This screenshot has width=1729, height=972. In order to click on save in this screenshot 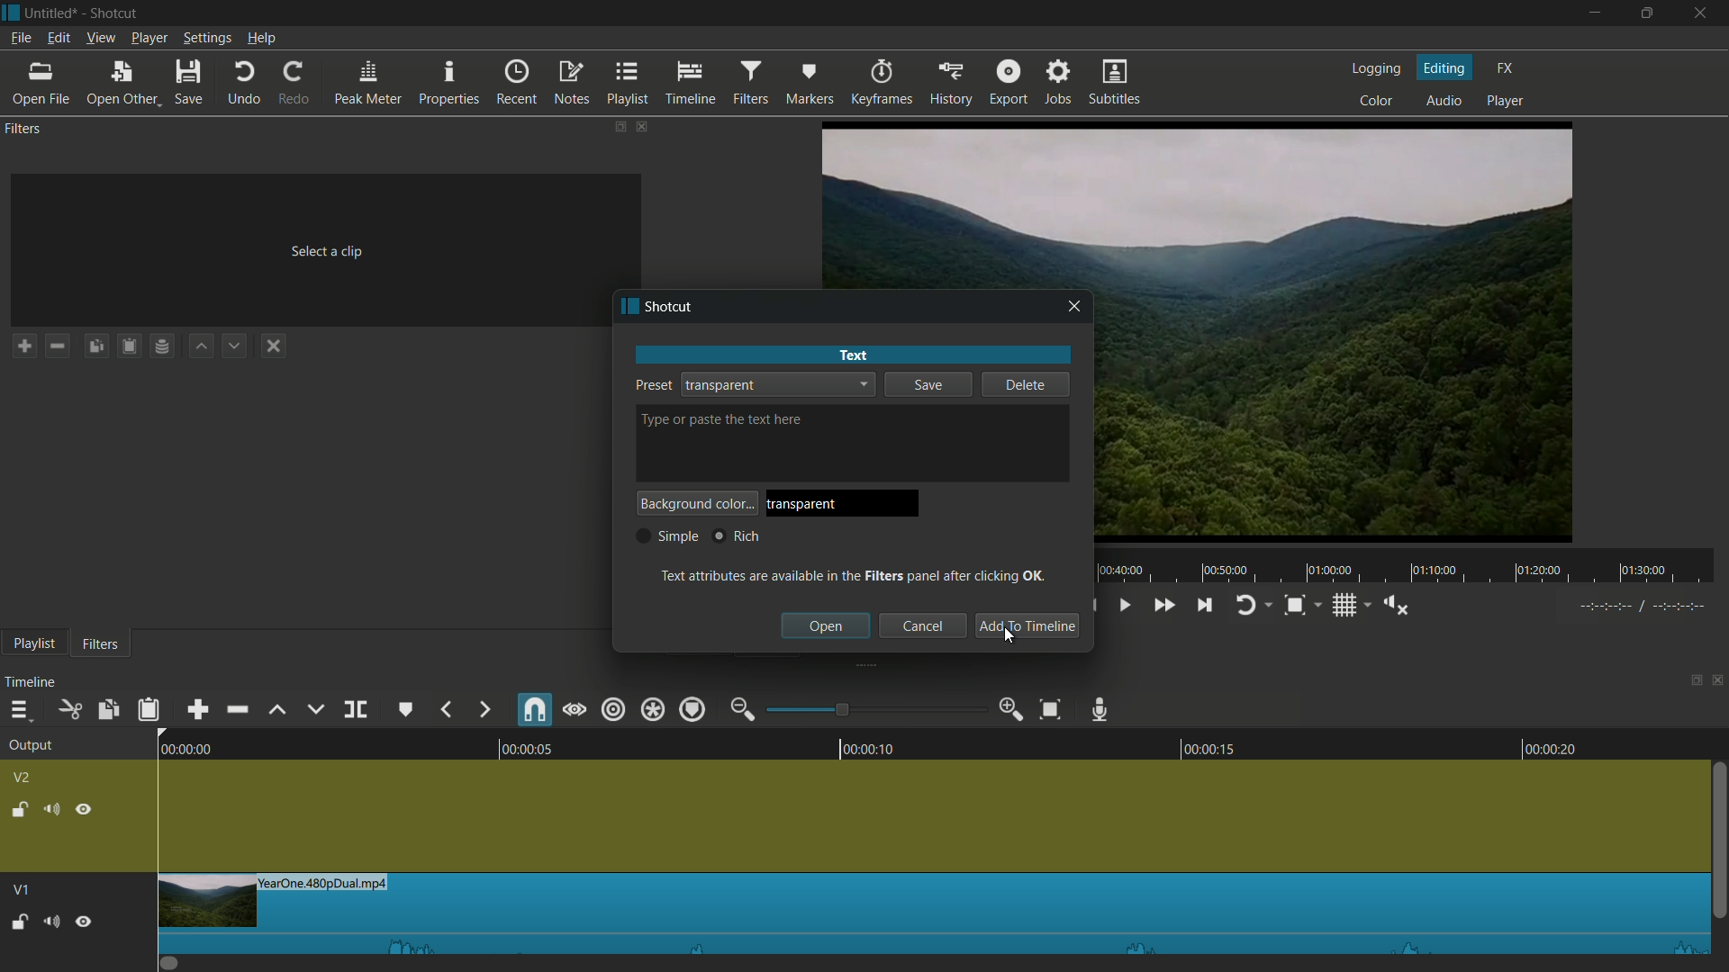, I will do `click(927, 387)`.